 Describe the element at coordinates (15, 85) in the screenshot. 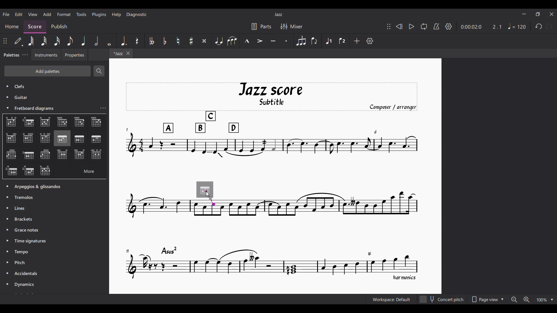

I see `Cliff` at that location.